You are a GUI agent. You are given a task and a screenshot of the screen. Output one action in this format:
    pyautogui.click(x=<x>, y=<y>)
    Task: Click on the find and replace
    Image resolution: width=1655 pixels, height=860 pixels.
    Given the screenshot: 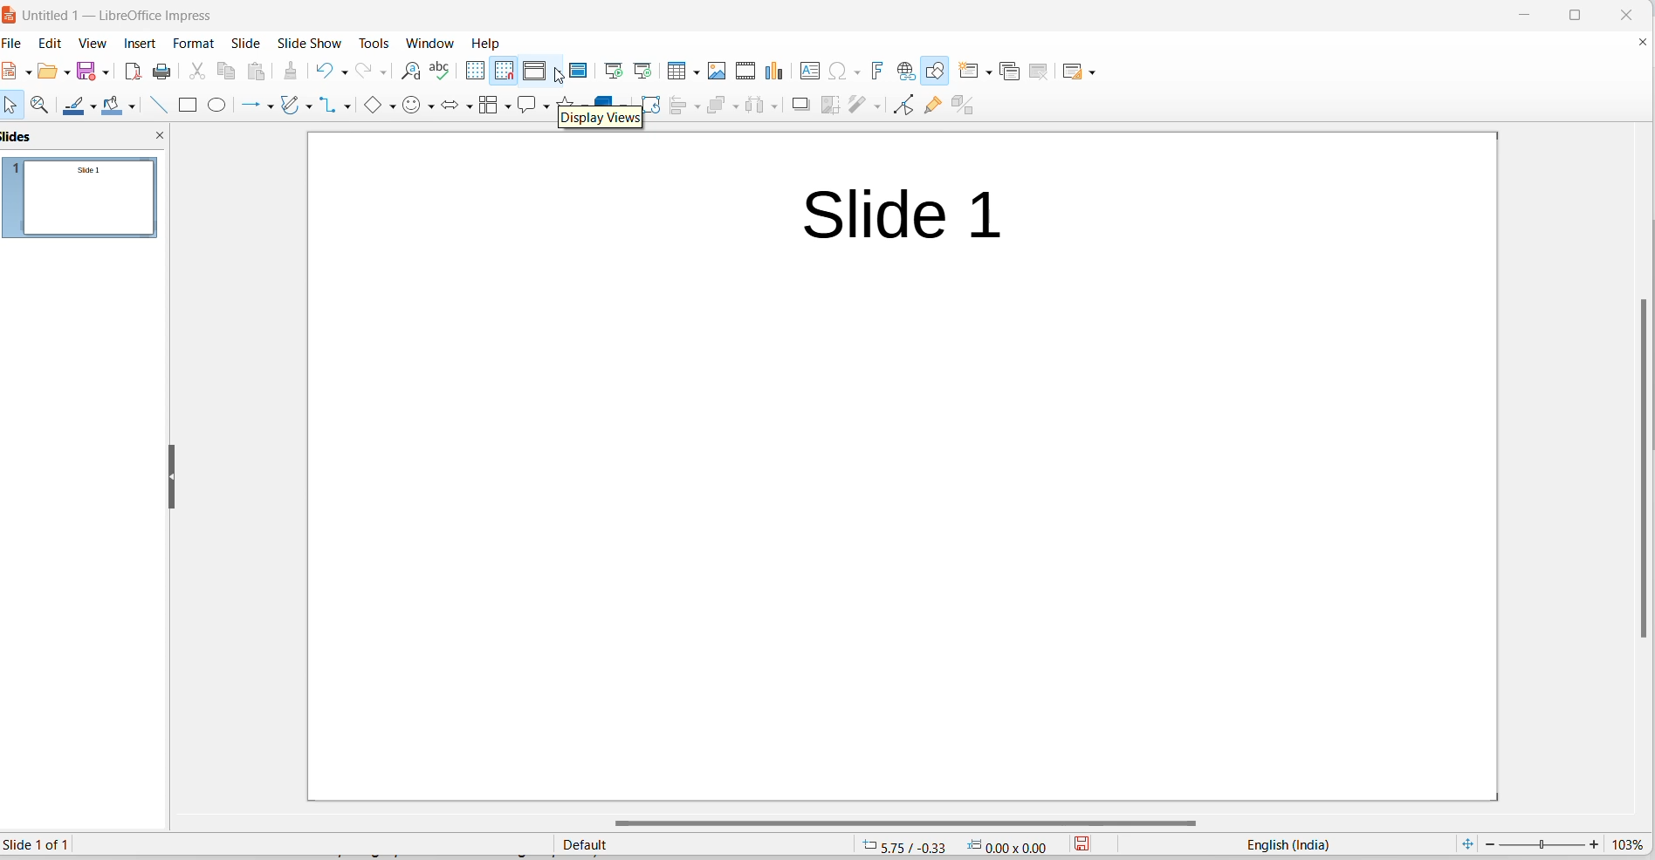 What is the action you would take?
    pyautogui.click(x=410, y=72)
    